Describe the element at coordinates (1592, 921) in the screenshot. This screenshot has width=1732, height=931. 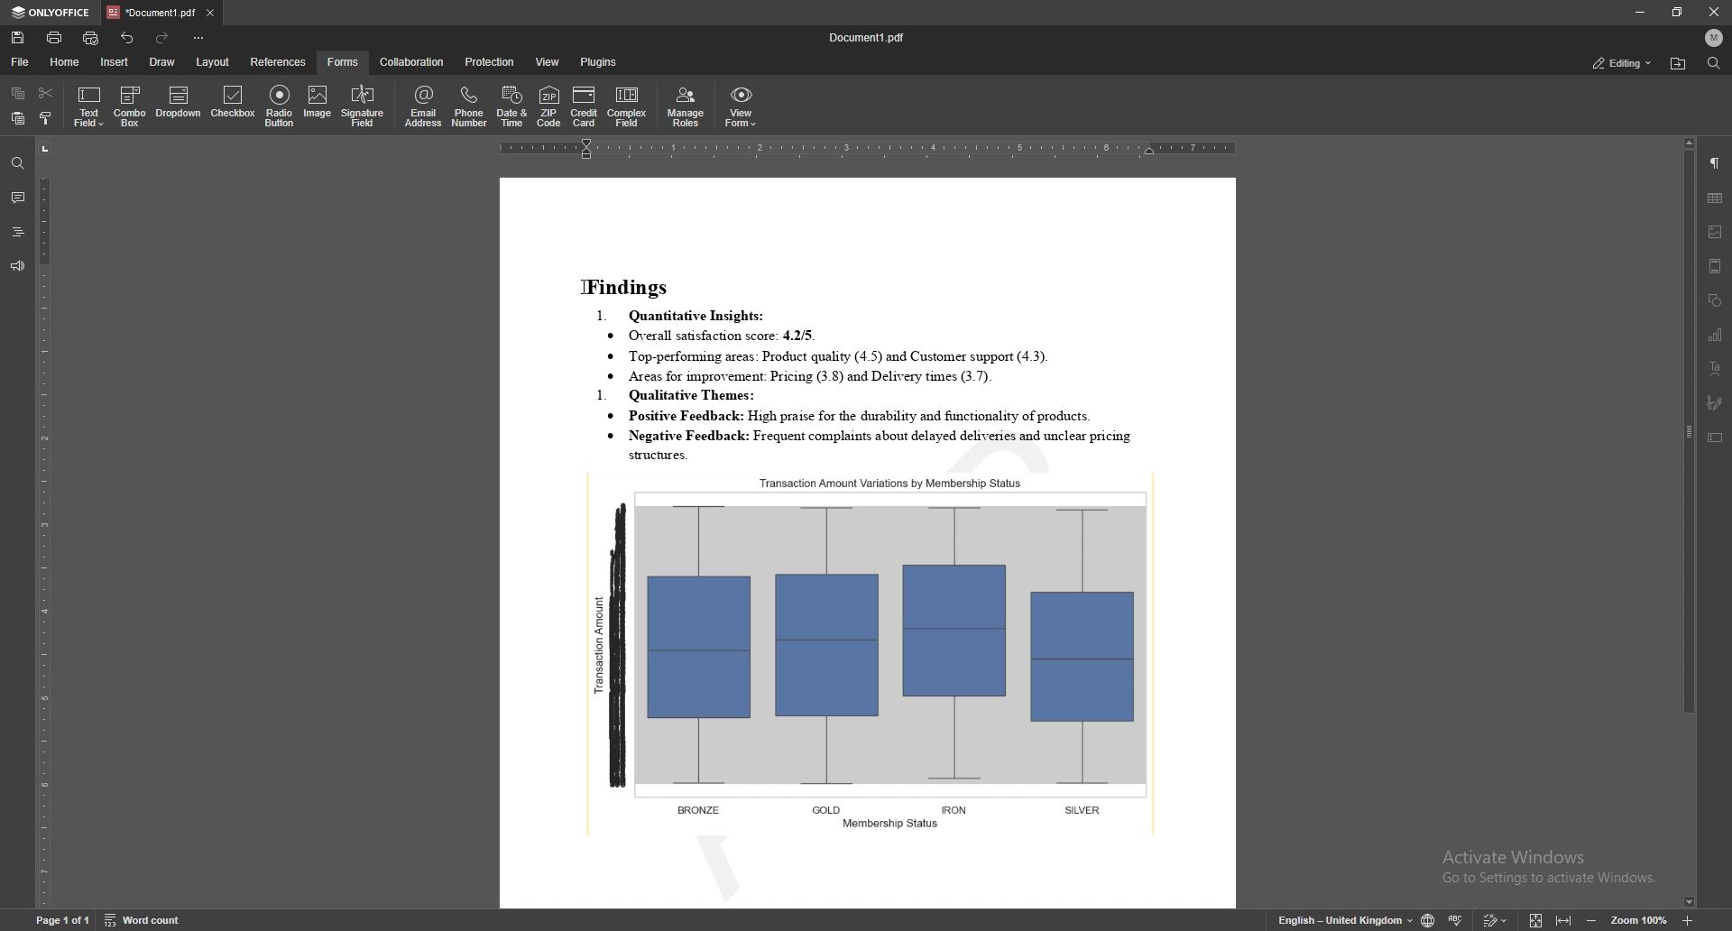
I see `zoom out` at that location.